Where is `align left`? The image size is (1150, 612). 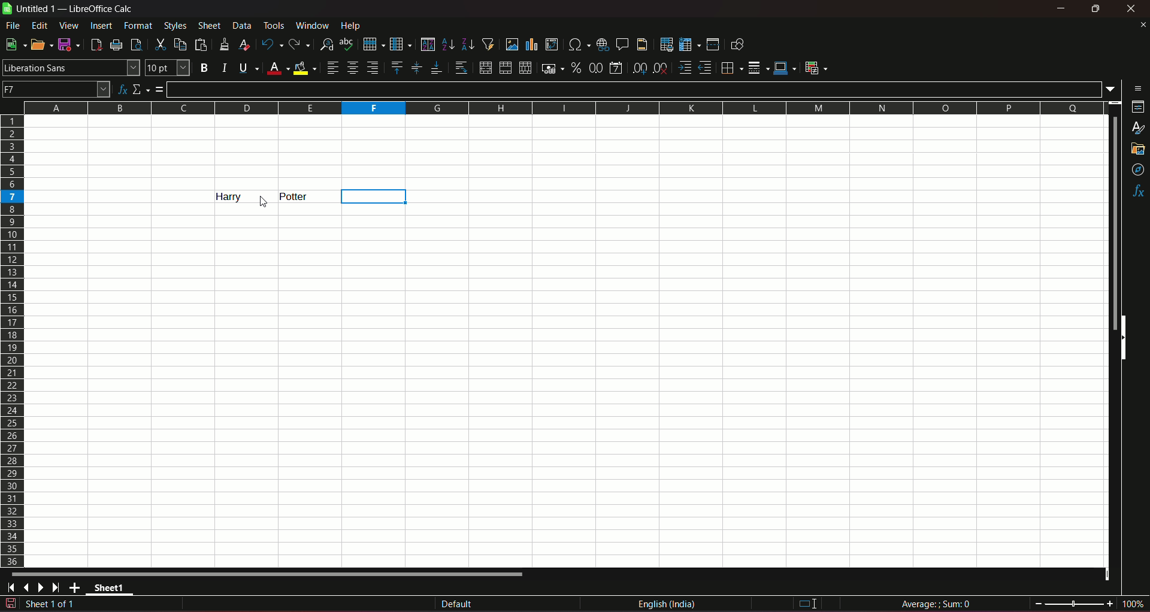 align left is located at coordinates (332, 68).